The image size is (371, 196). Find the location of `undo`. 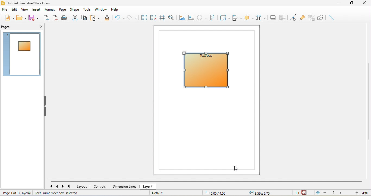

undo is located at coordinates (119, 17).